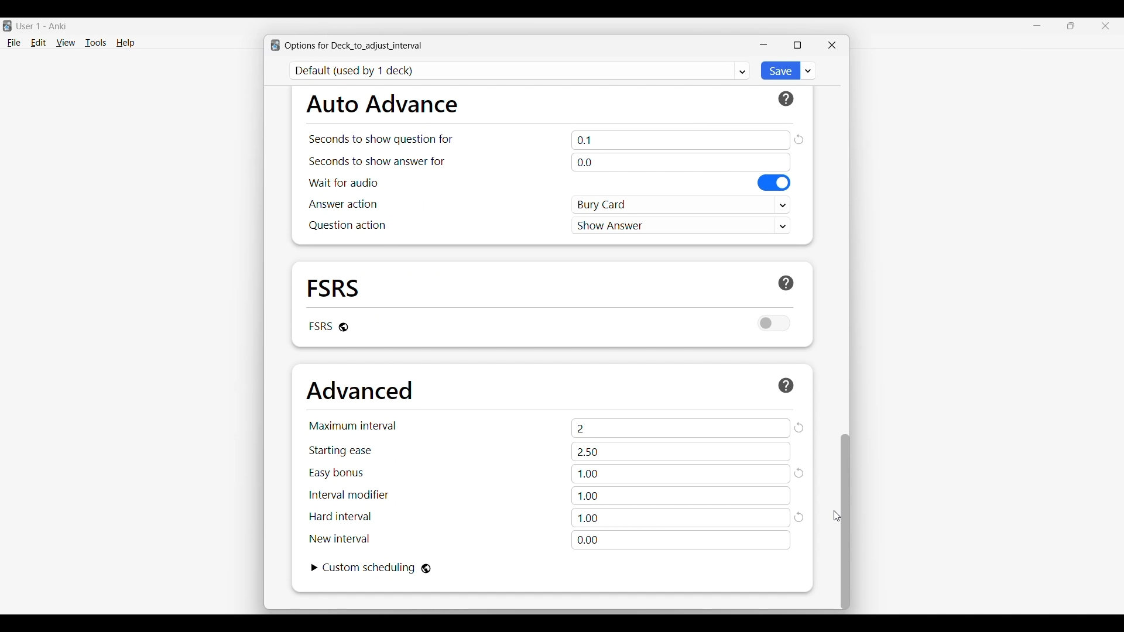 The image size is (1124, 632). What do you see at coordinates (845, 522) in the screenshot?
I see `Vertical slide bar` at bounding box center [845, 522].